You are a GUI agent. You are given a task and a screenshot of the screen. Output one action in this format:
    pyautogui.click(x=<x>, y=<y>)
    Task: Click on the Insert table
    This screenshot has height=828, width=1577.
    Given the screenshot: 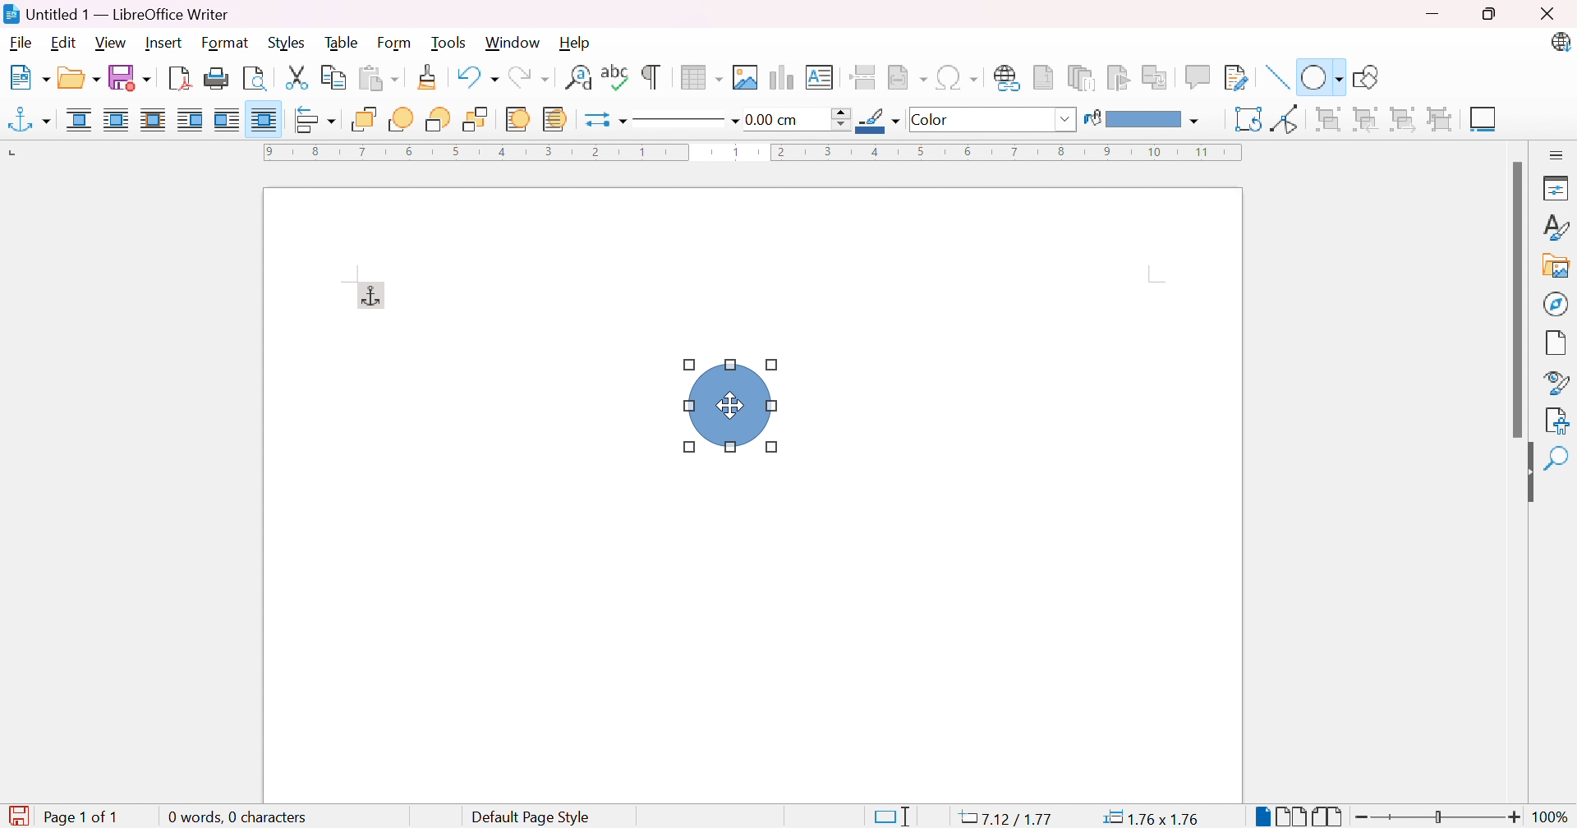 What is the action you would take?
    pyautogui.click(x=703, y=77)
    